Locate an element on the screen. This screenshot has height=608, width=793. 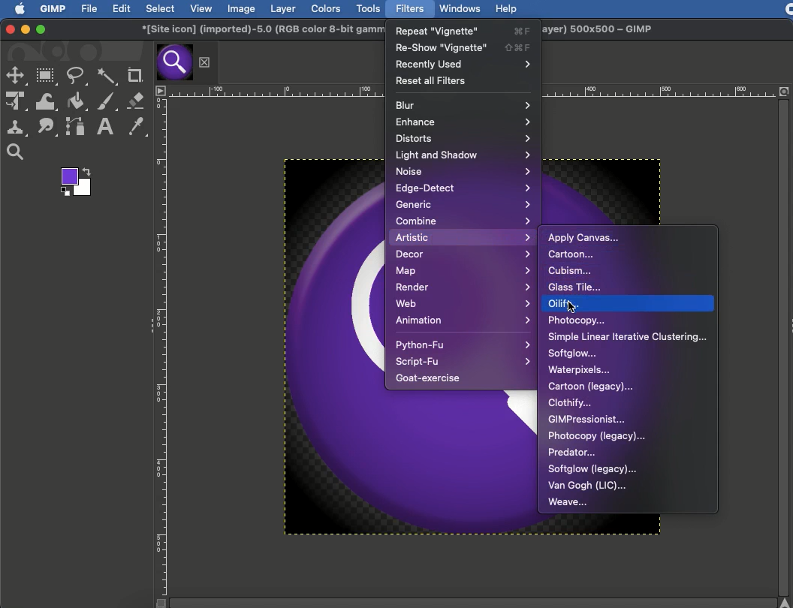
Crop is located at coordinates (134, 74).